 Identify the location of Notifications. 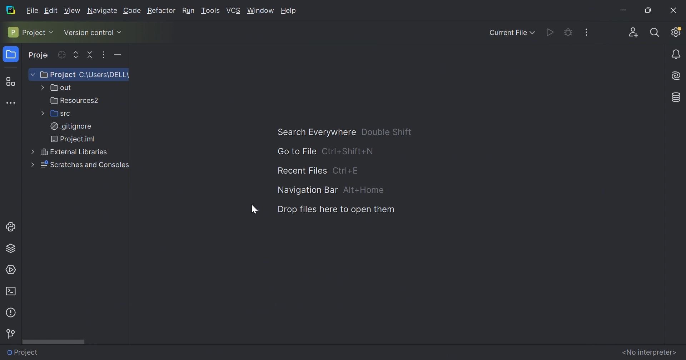
(677, 55).